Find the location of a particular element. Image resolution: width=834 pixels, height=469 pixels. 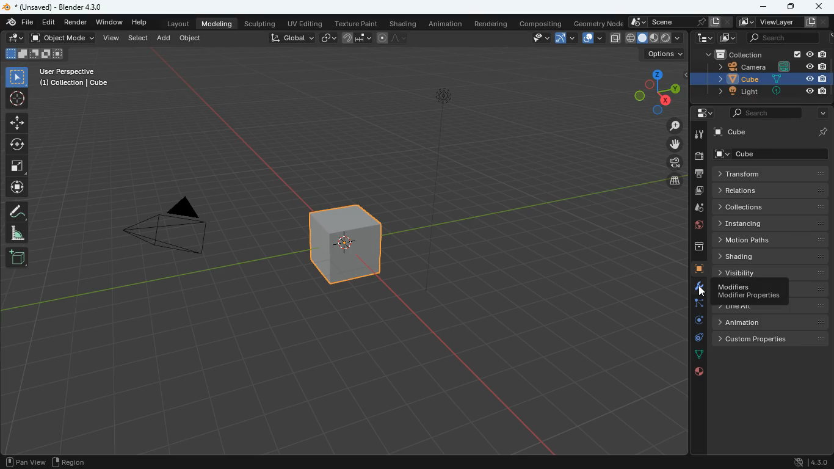

transform is located at coordinates (774, 174).